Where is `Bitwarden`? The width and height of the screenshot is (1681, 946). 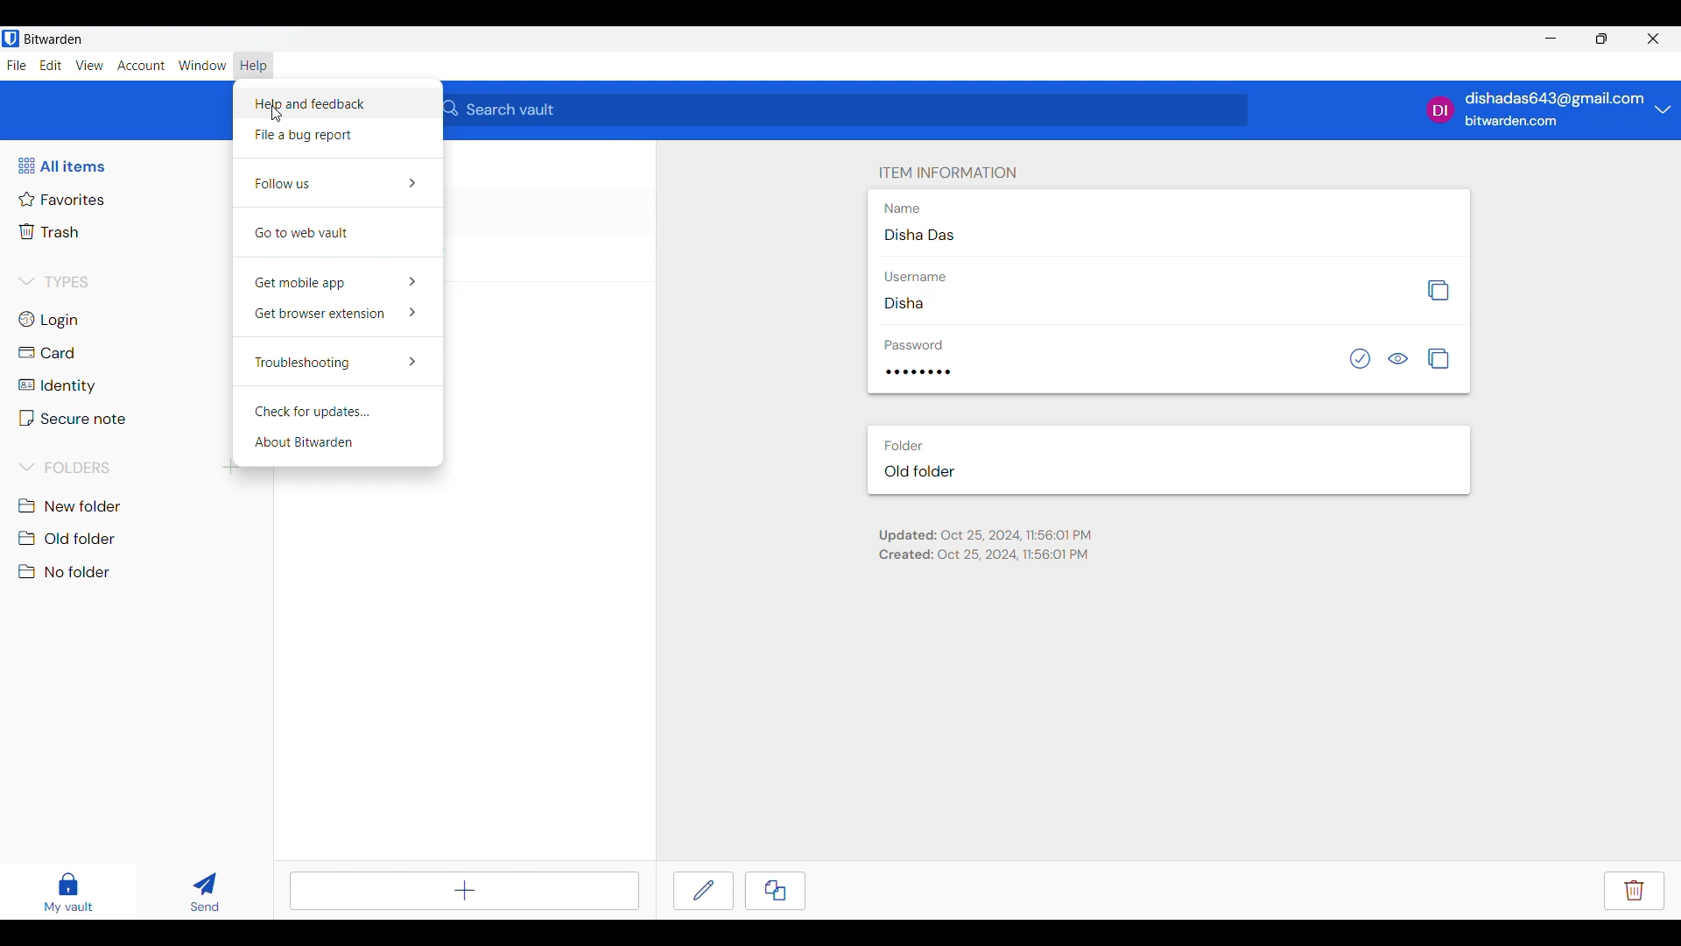
Bitwarden is located at coordinates (53, 39).